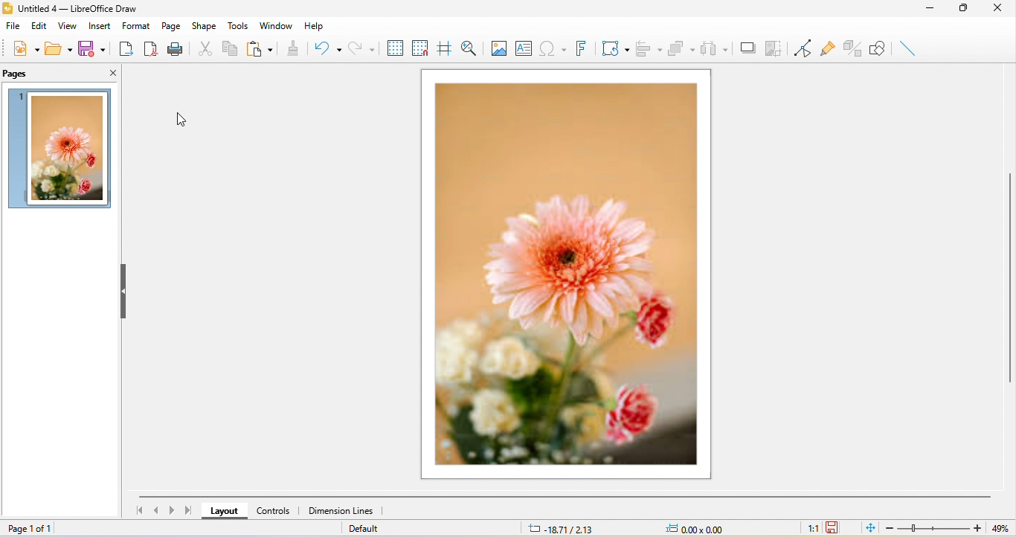 The width and height of the screenshot is (1016, 537). Describe the element at coordinates (803, 529) in the screenshot. I see `1:1` at that location.